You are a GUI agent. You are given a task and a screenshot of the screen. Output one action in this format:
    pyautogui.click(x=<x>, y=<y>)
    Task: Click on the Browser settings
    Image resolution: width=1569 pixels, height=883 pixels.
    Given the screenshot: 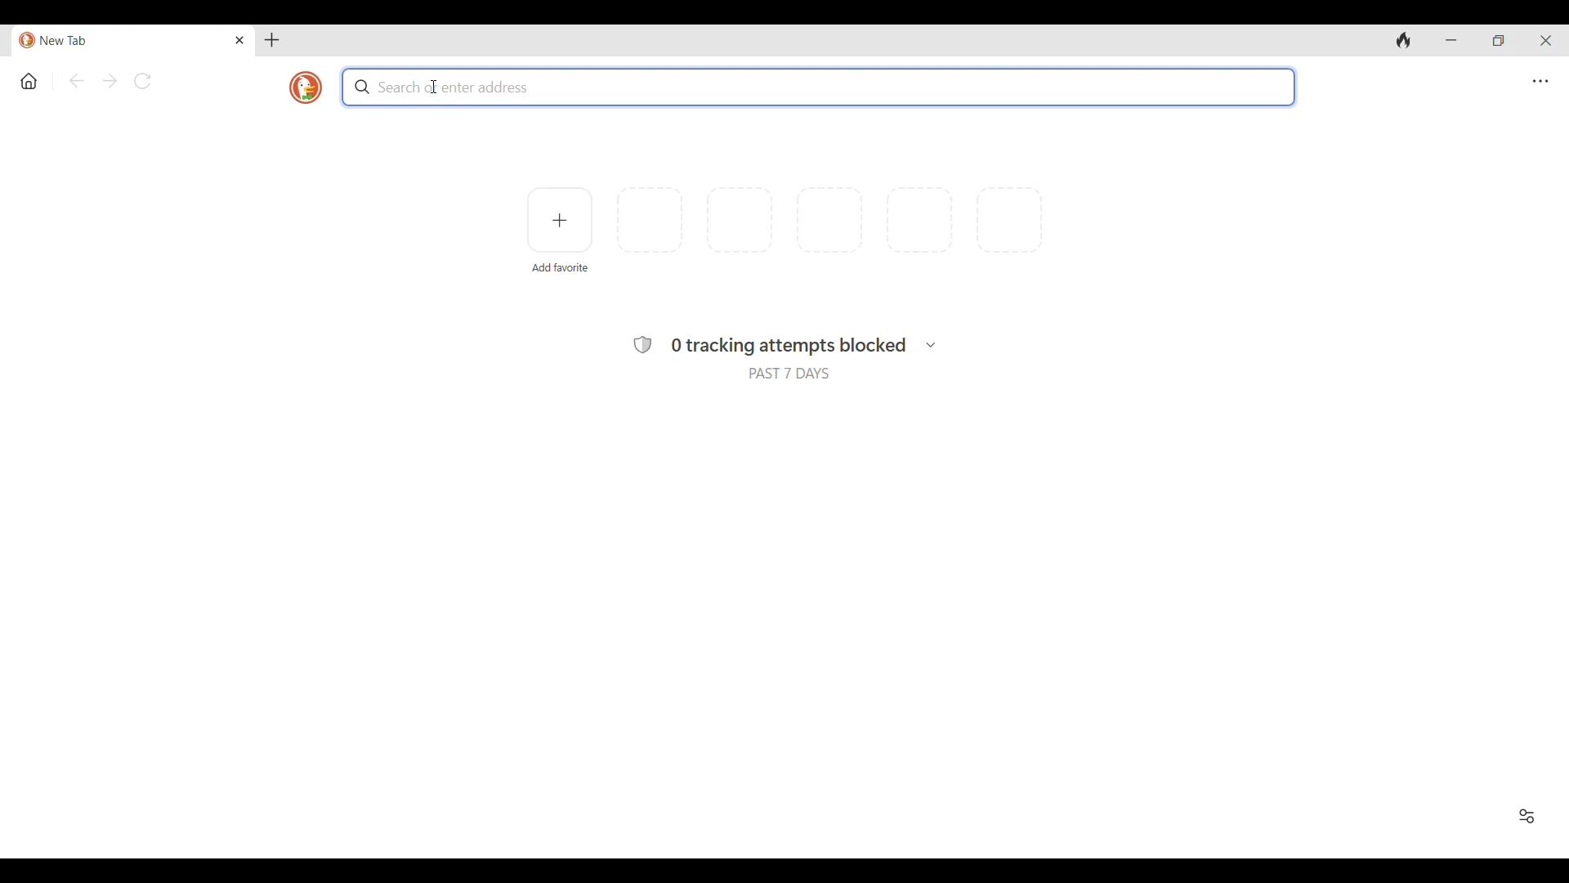 What is the action you would take?
    pyautogui.click(x=1540, y=81)
    